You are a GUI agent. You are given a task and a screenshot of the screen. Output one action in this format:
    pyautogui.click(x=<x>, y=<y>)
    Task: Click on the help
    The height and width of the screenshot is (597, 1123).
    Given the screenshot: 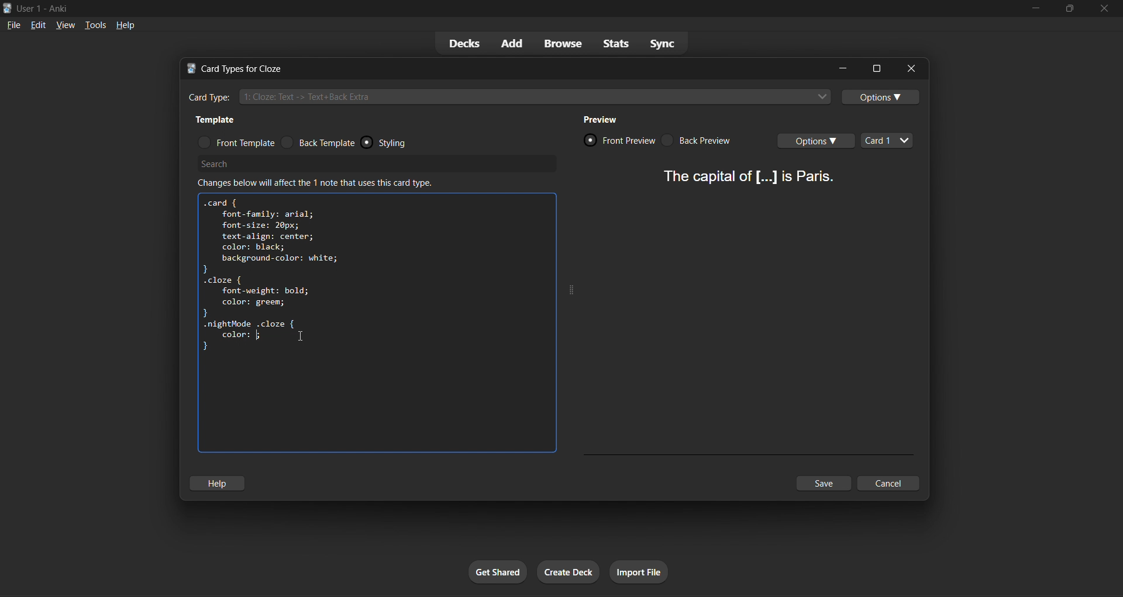 What is the action you would take?
    pyautogui.click(x=129, y=25)
    